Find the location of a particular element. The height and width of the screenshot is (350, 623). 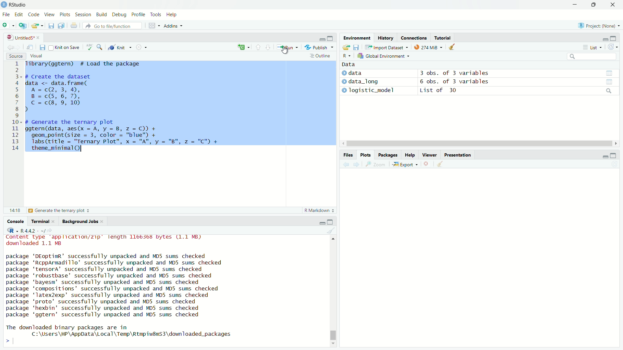

14:18 is located at coordinates (14, 210).